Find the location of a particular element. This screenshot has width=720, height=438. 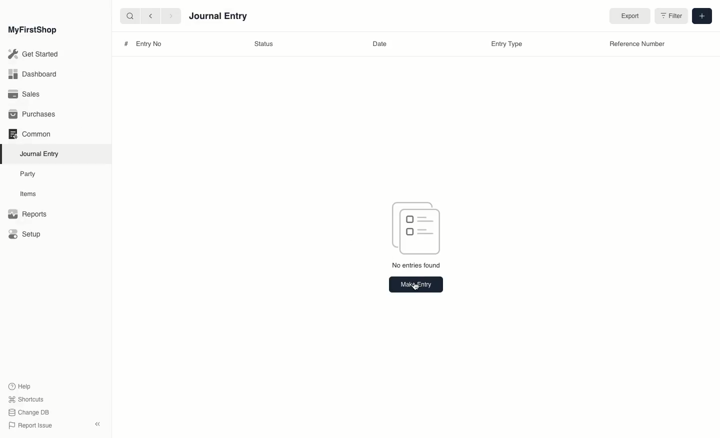

Entry Type is located at coordinates (508, 44).